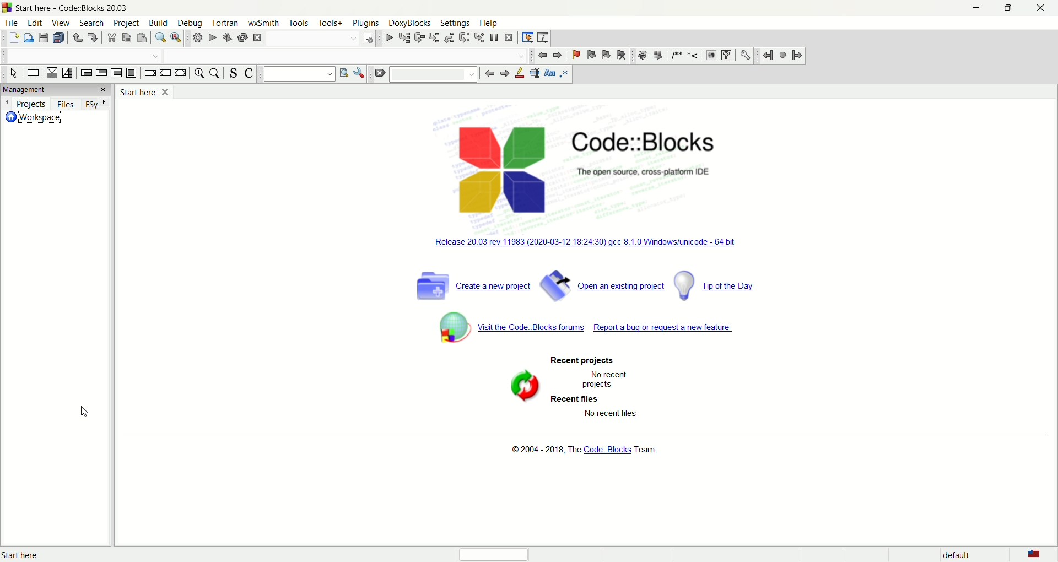 The width and height of the screenshot is (1058, 562). I want to click on rebuild, so click(242, 38).